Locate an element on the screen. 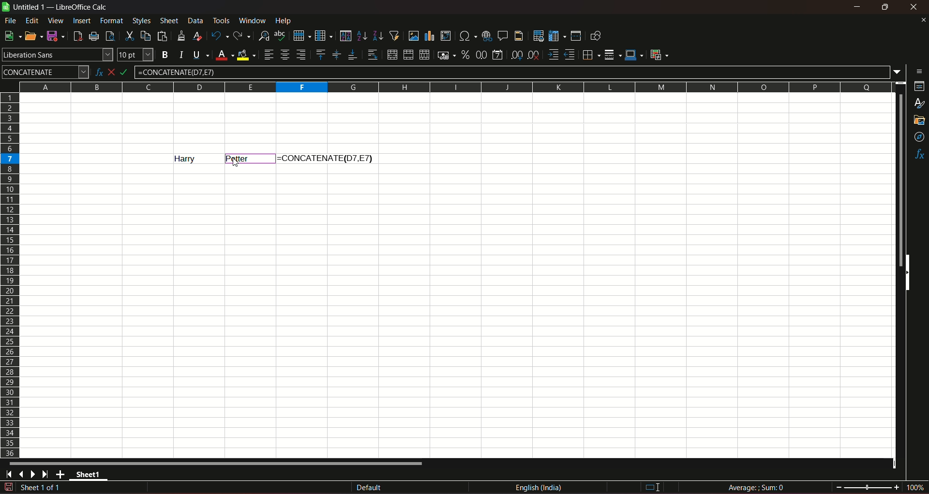  data is located at coordinates (195, 20).